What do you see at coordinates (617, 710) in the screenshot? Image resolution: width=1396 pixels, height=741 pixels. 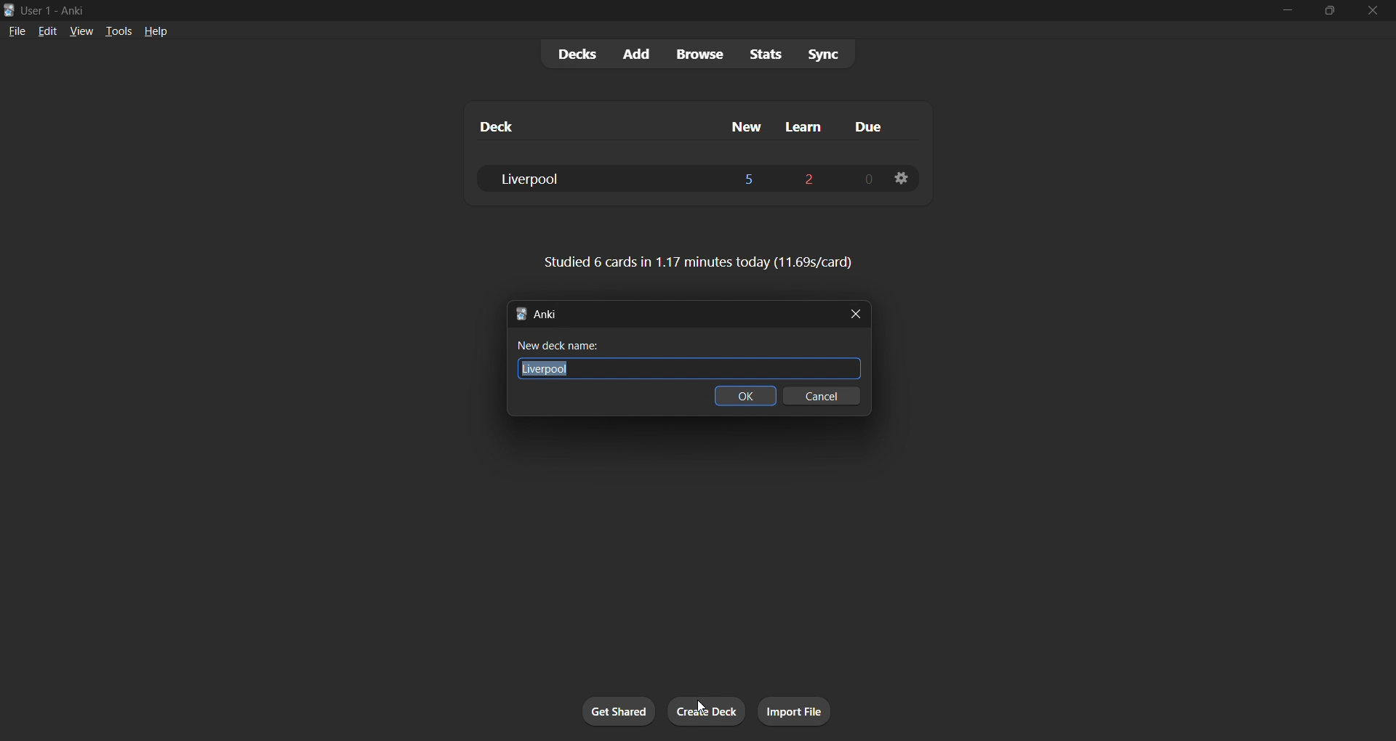 I see `get shared` at bounding box center [617, 710].